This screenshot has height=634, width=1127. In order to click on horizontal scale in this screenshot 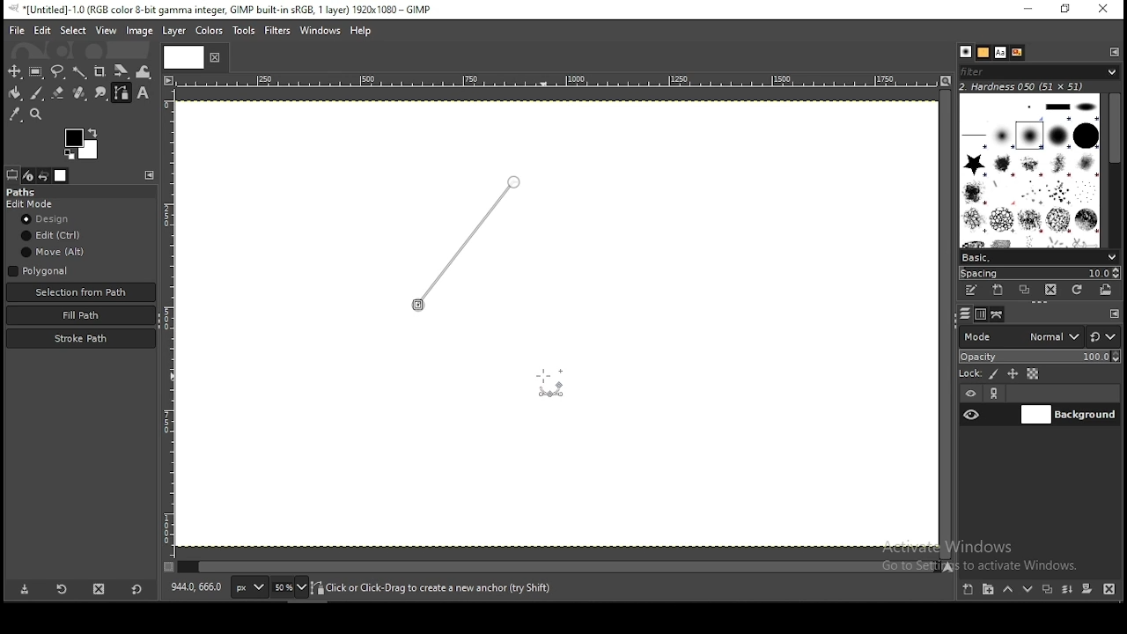, I will do `click(556, 83)`.